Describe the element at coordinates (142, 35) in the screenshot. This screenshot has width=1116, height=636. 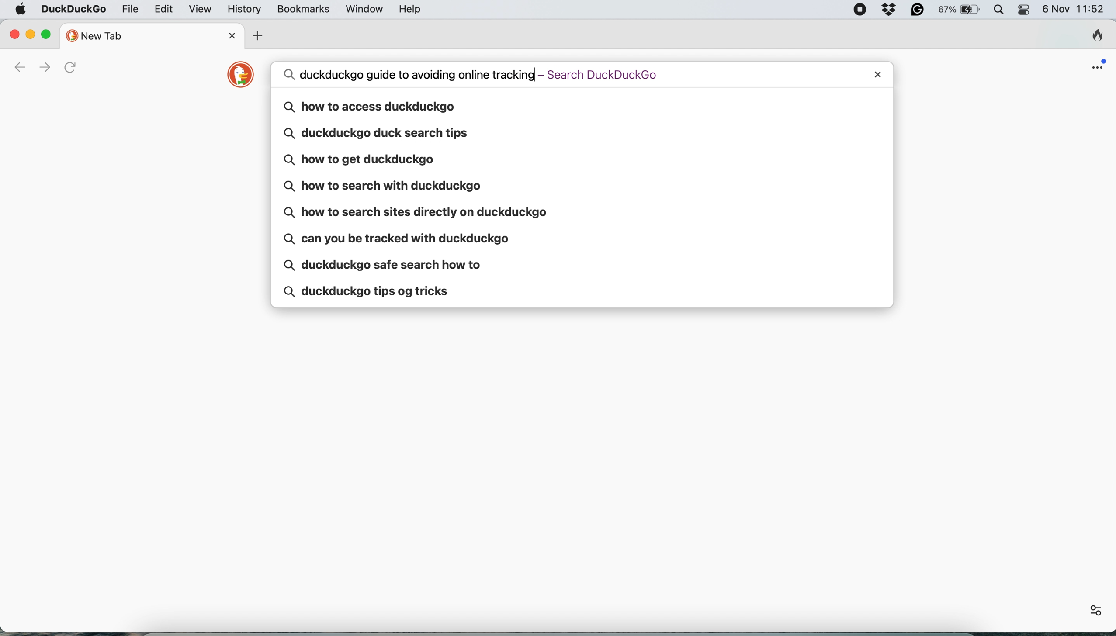
I see `new tab` at that location.